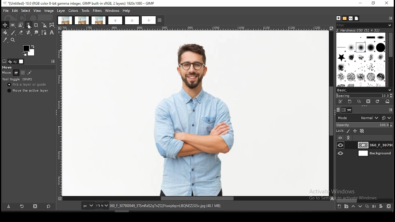 The image size is (395, 222). What do you see at coordinates (350, 110) in the screenshot?
I see `paths` at bounding box center [350, 110].